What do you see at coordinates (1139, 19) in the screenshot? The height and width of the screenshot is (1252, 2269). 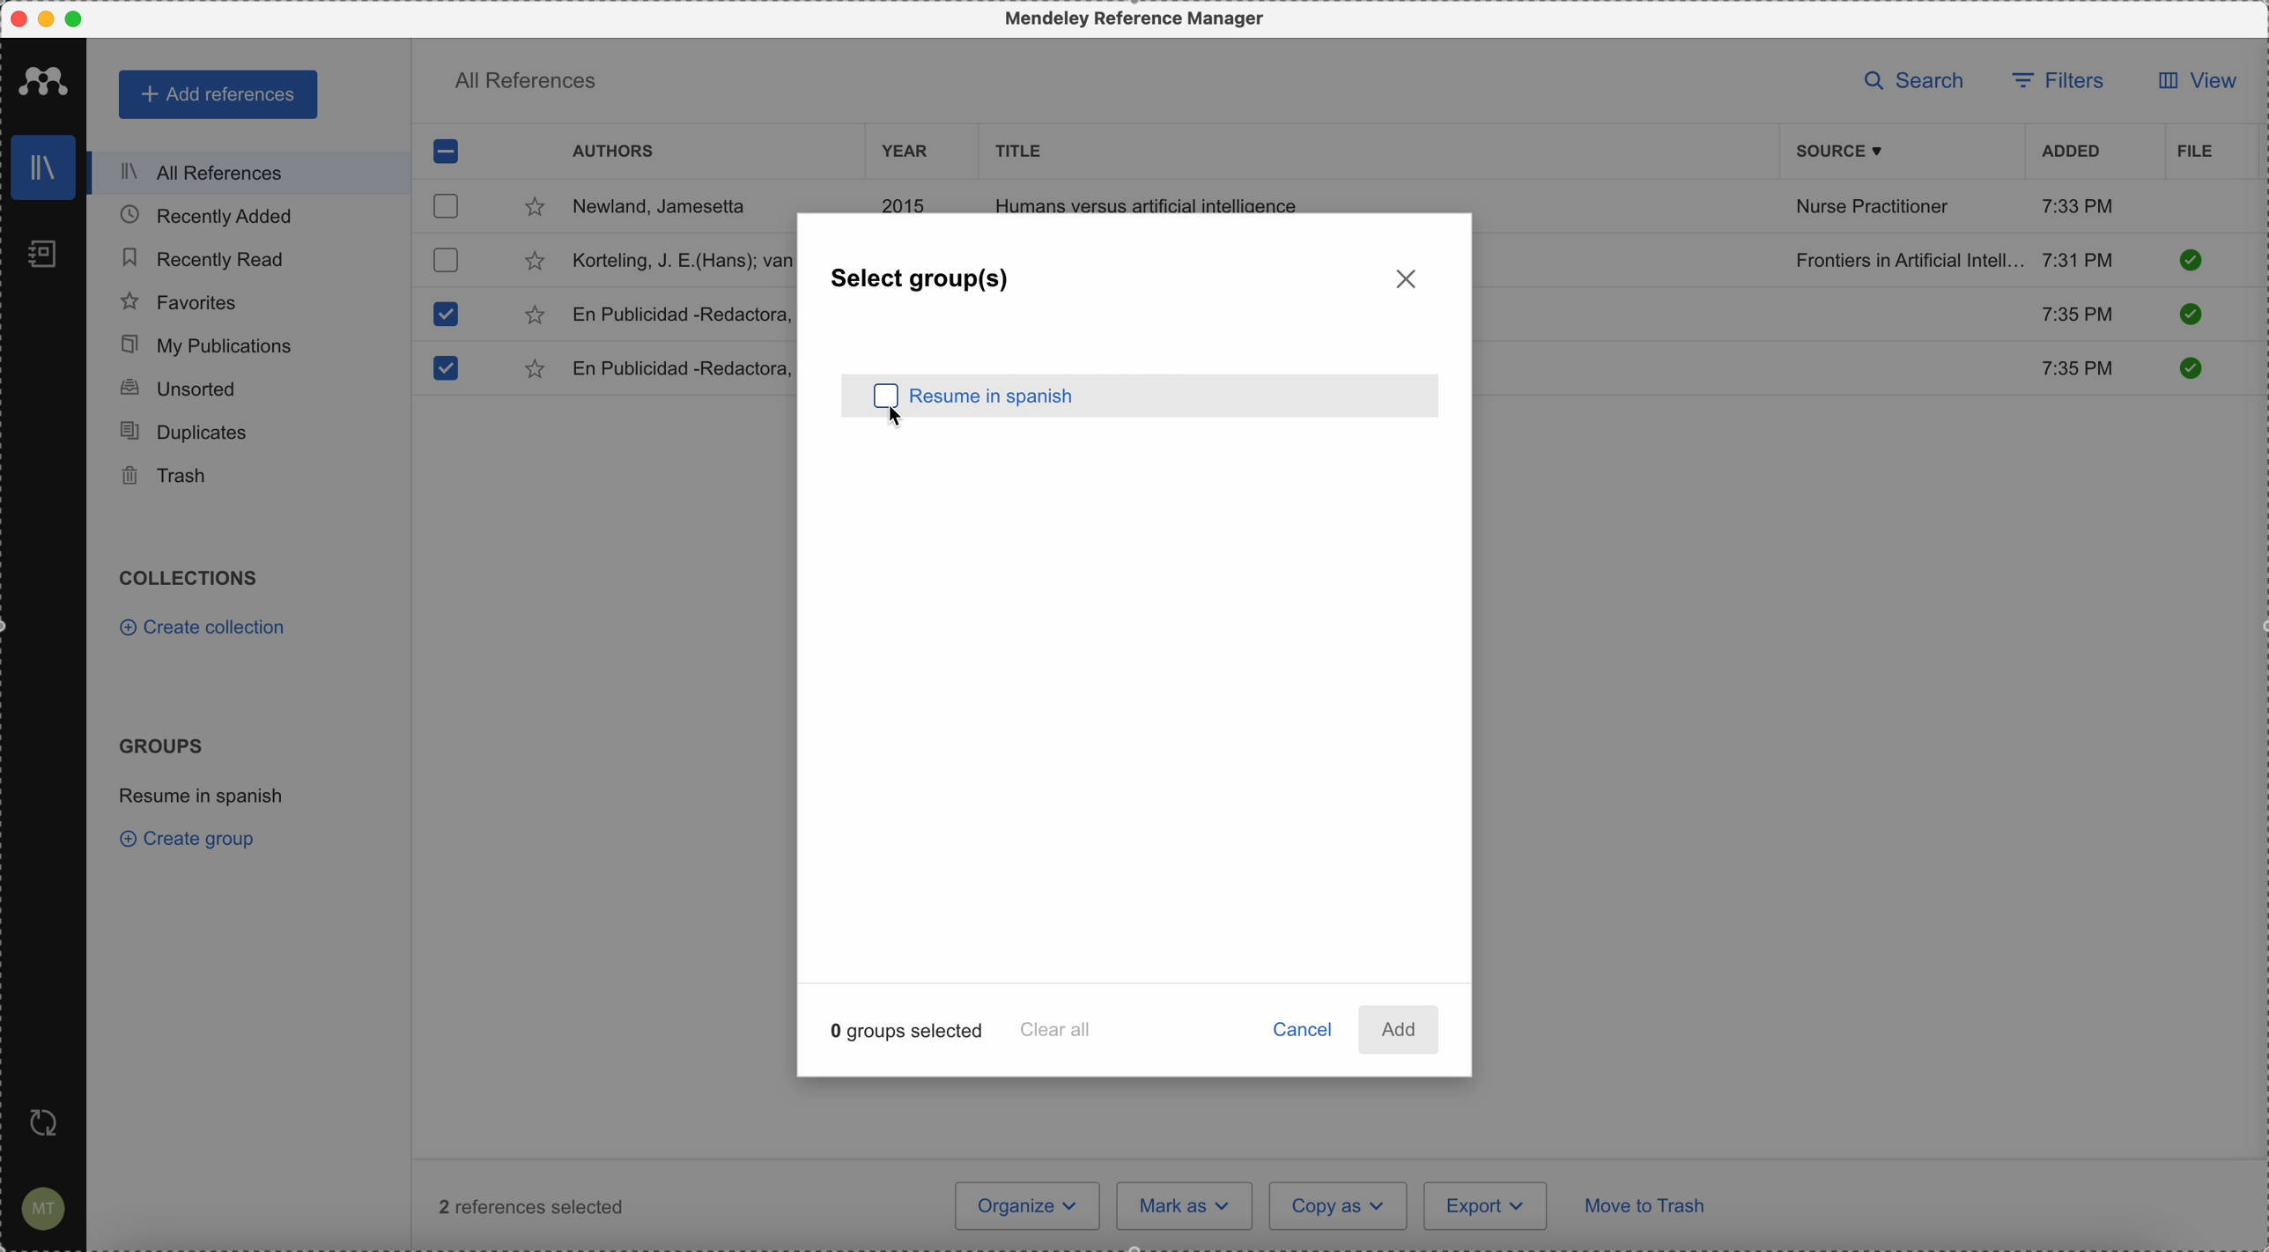 I see `Mendeley Referencen Manager` at bounding box center [1139, 19].